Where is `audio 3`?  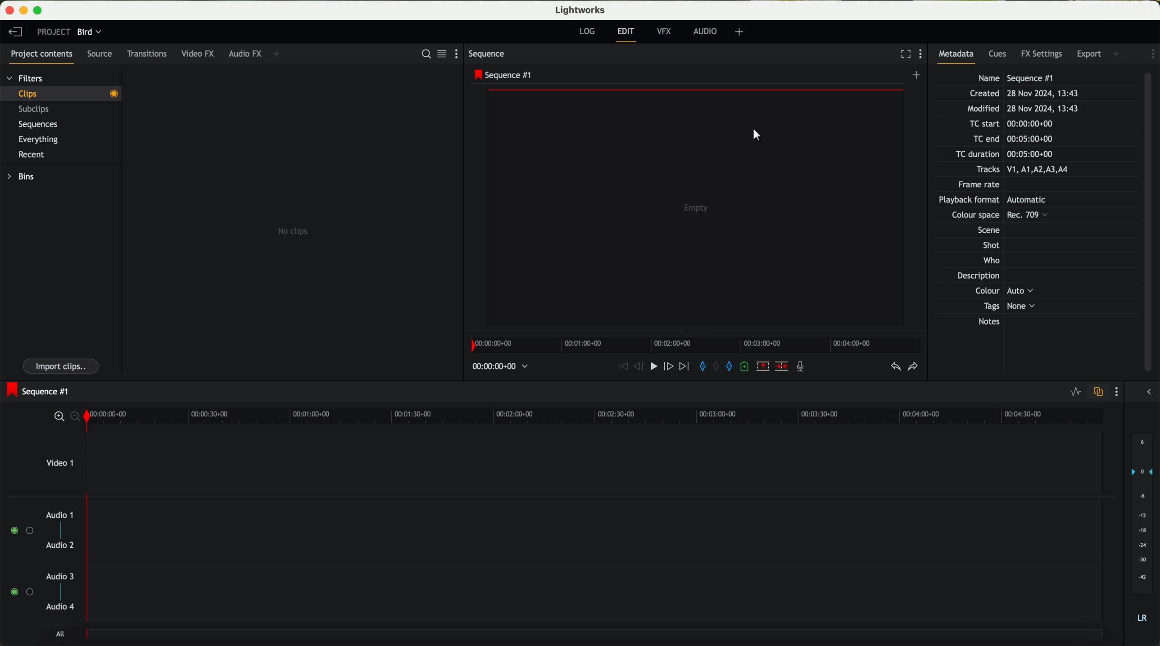 audio 3 is located at coordinates (62, 577).